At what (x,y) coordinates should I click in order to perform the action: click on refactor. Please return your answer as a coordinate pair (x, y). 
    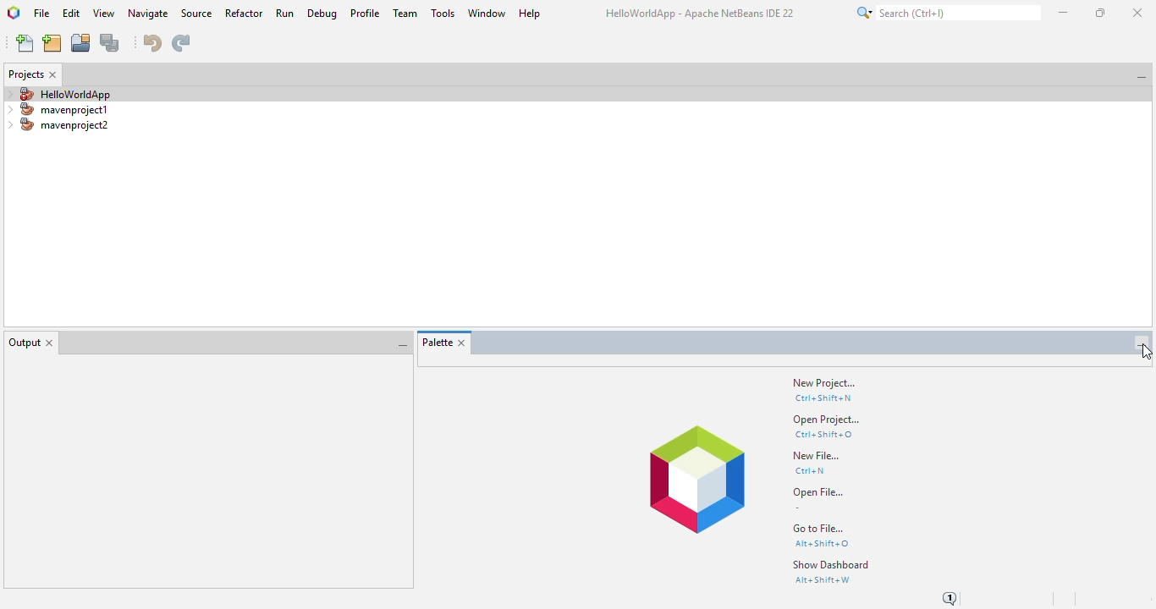
    Looking at the image, I should click on (245, 14).